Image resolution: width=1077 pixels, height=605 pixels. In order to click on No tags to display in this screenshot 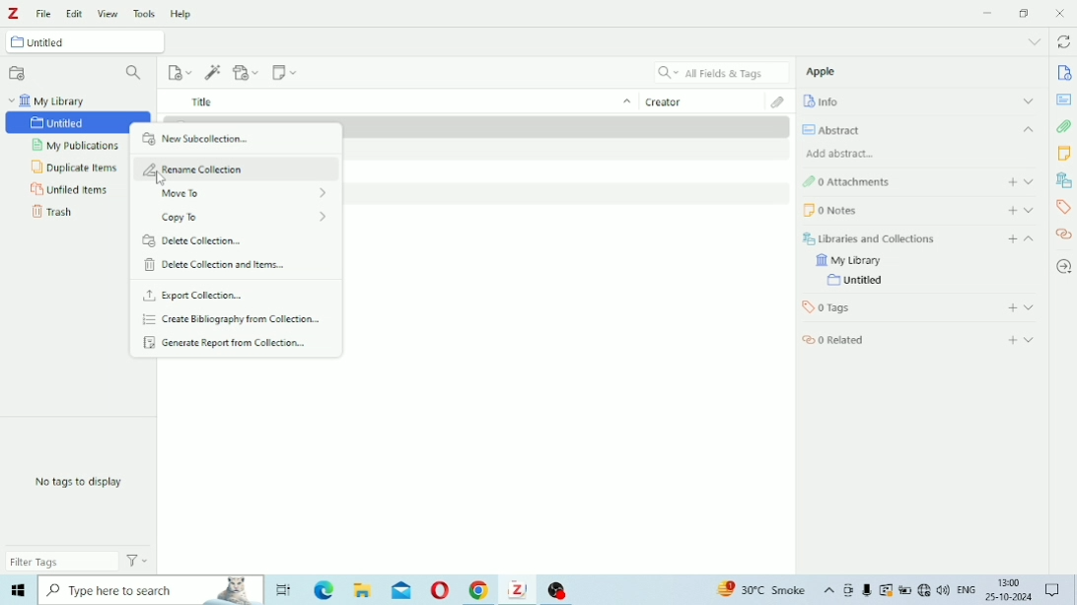, I will do `click(80, 481)`.